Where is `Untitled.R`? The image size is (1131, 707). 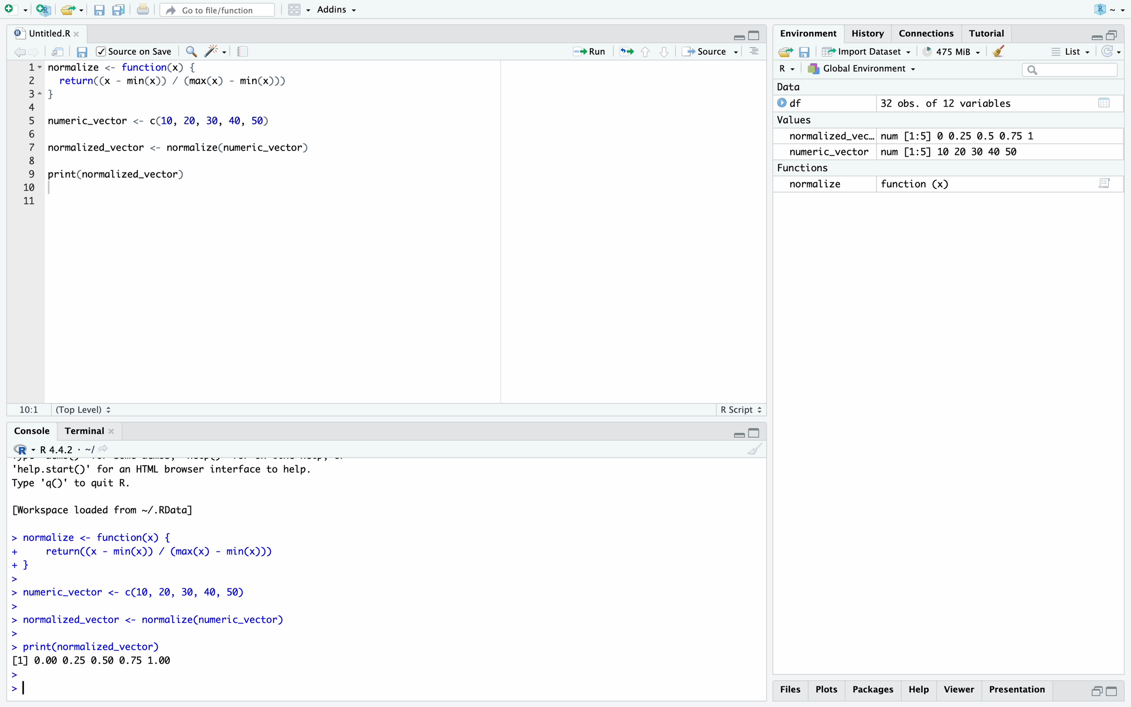
Untitled.R is located at coordinates (47, 32).